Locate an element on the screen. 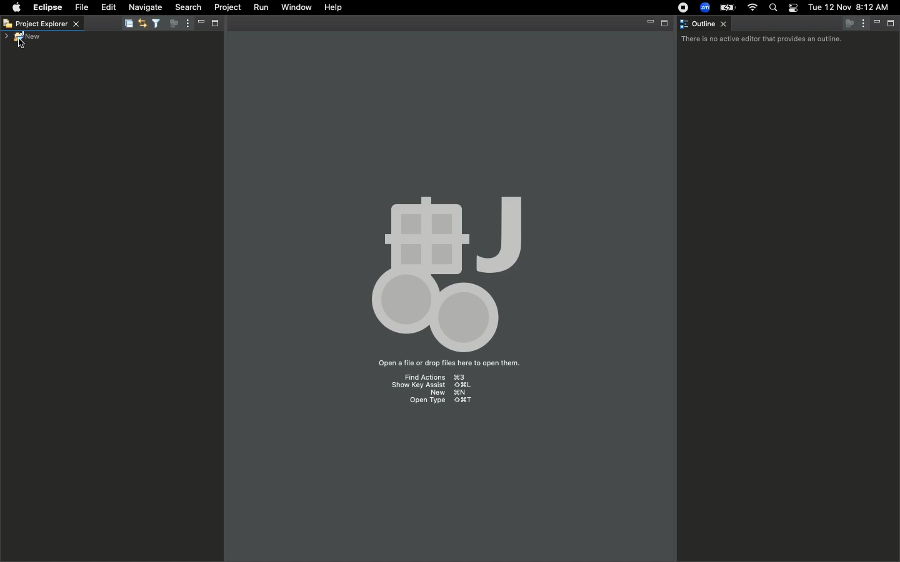 This screenshot has width=900, height=562. Project is located at coordinates (225, 7).